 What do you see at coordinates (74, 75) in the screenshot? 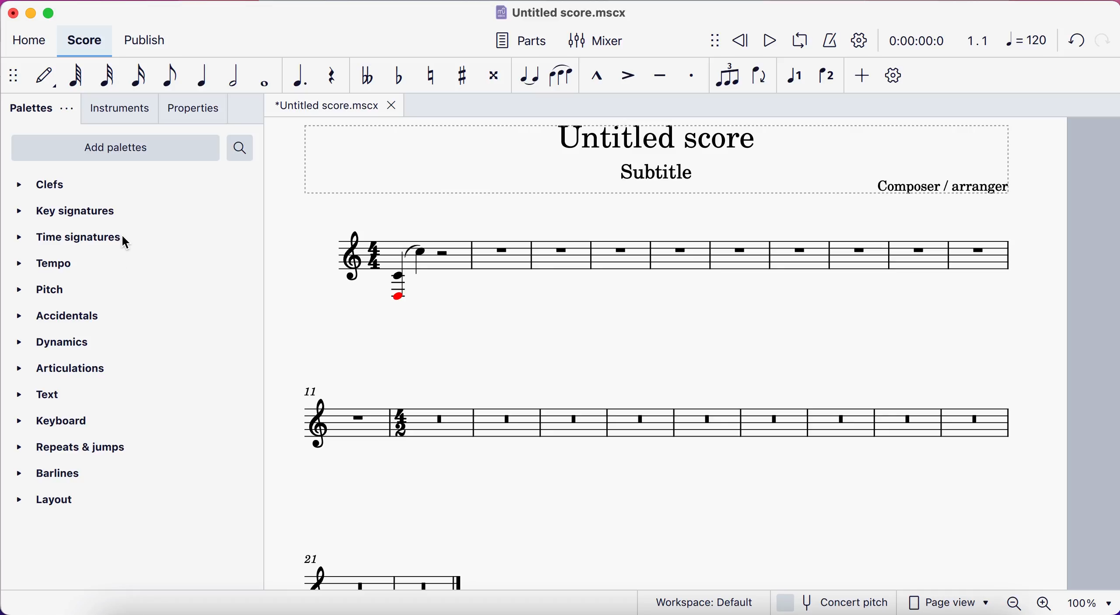
I see `64th note` at bounding box center [74, 75].